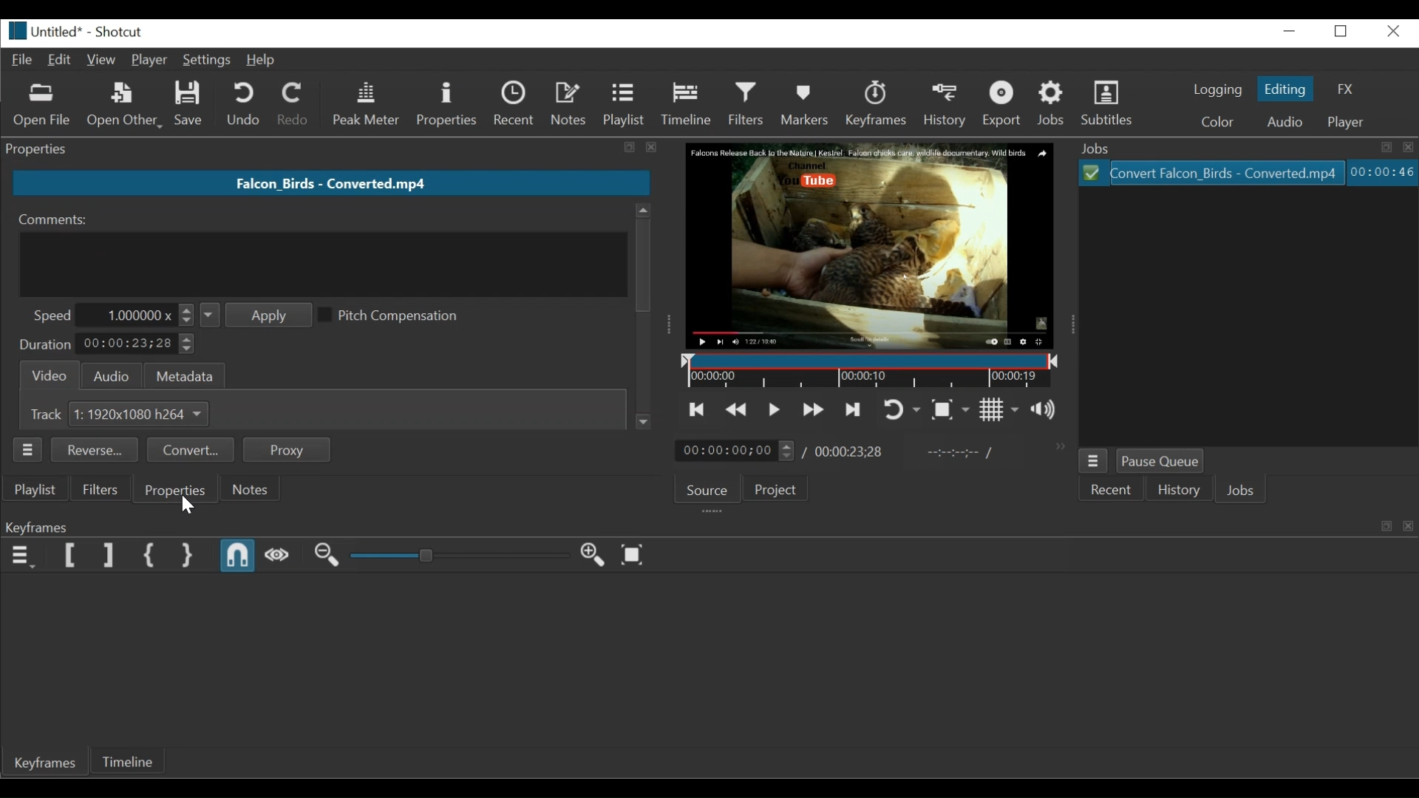 Image resolution: width=1419 pixels, height=798 pixels. Describe the element at coordinates (184, 506) in the screenshot. I see `Cursor` at that location.